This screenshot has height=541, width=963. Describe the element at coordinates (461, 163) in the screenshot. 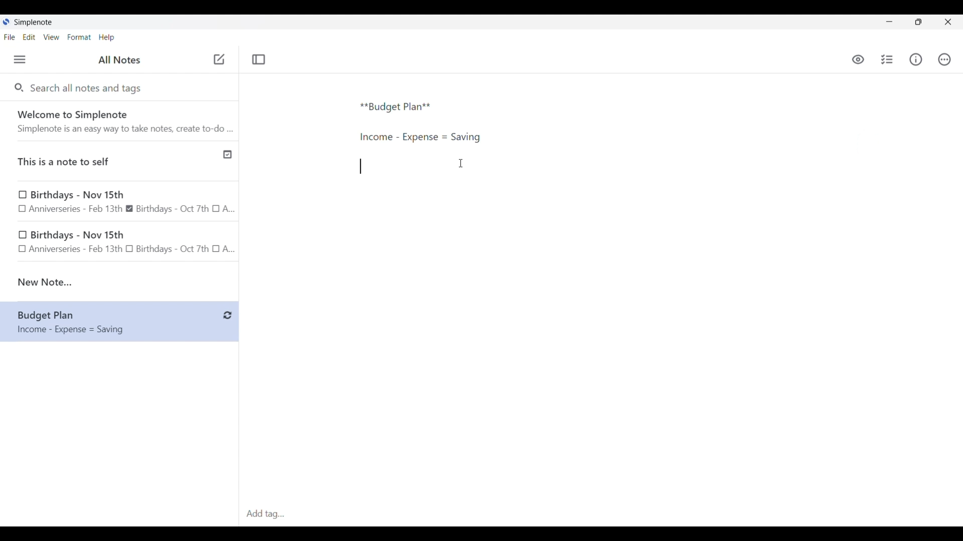

I see `Cursor` at that location.